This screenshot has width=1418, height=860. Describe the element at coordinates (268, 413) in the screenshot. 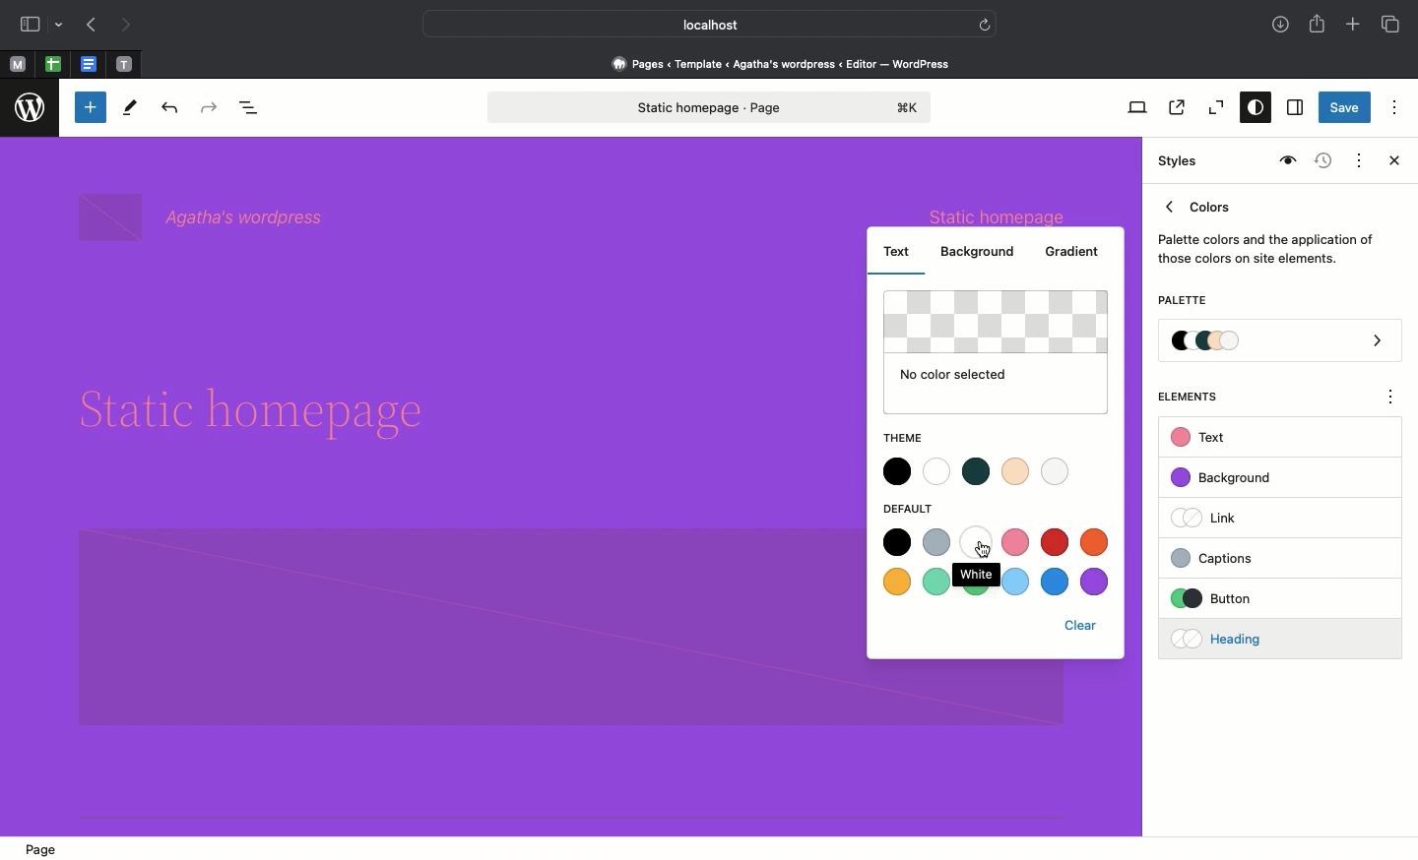

I see `Headline` at that location.